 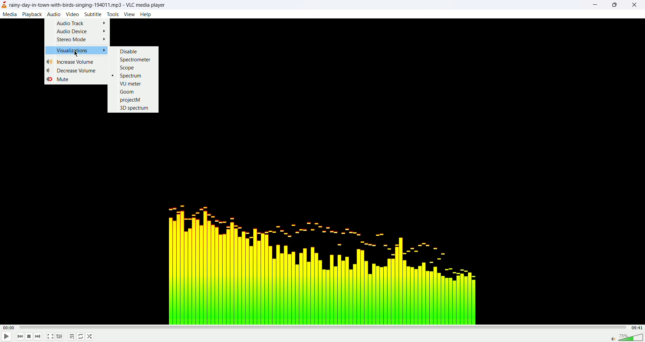 I want to click on disable, so click(x=129, y=52).